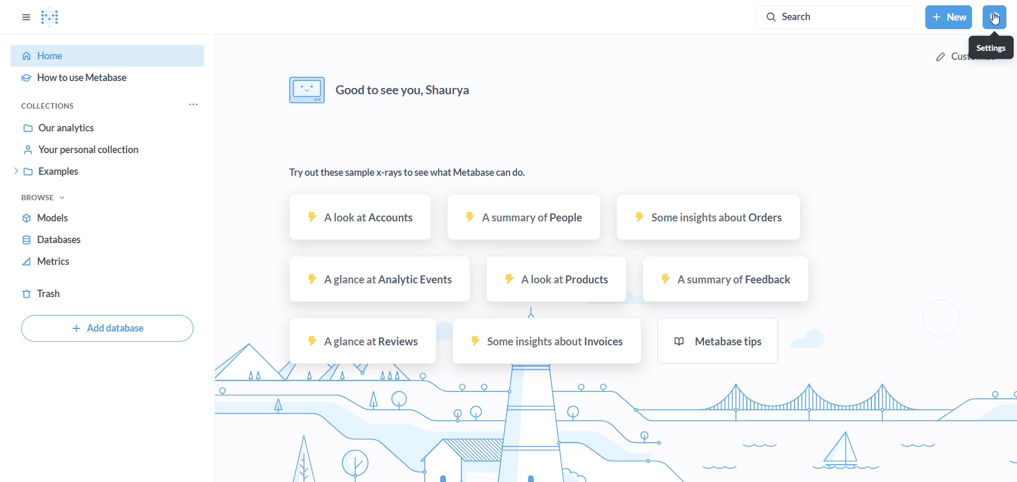  Describe the element at coordinates (949, 17) in the screenshot. I see `new button` at that location.